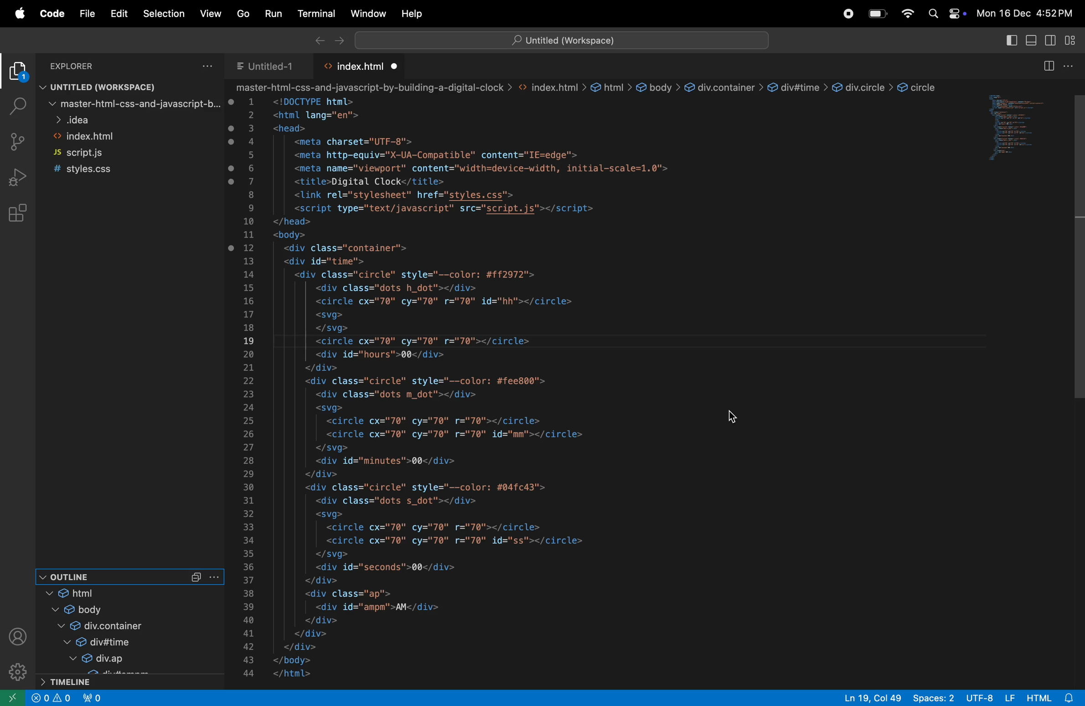 The height and width of the screenshot is (706, 1085). What do you see at coordinates (19, 142) in the screenshot?
I see `source control` at bounding box center [19, 142].